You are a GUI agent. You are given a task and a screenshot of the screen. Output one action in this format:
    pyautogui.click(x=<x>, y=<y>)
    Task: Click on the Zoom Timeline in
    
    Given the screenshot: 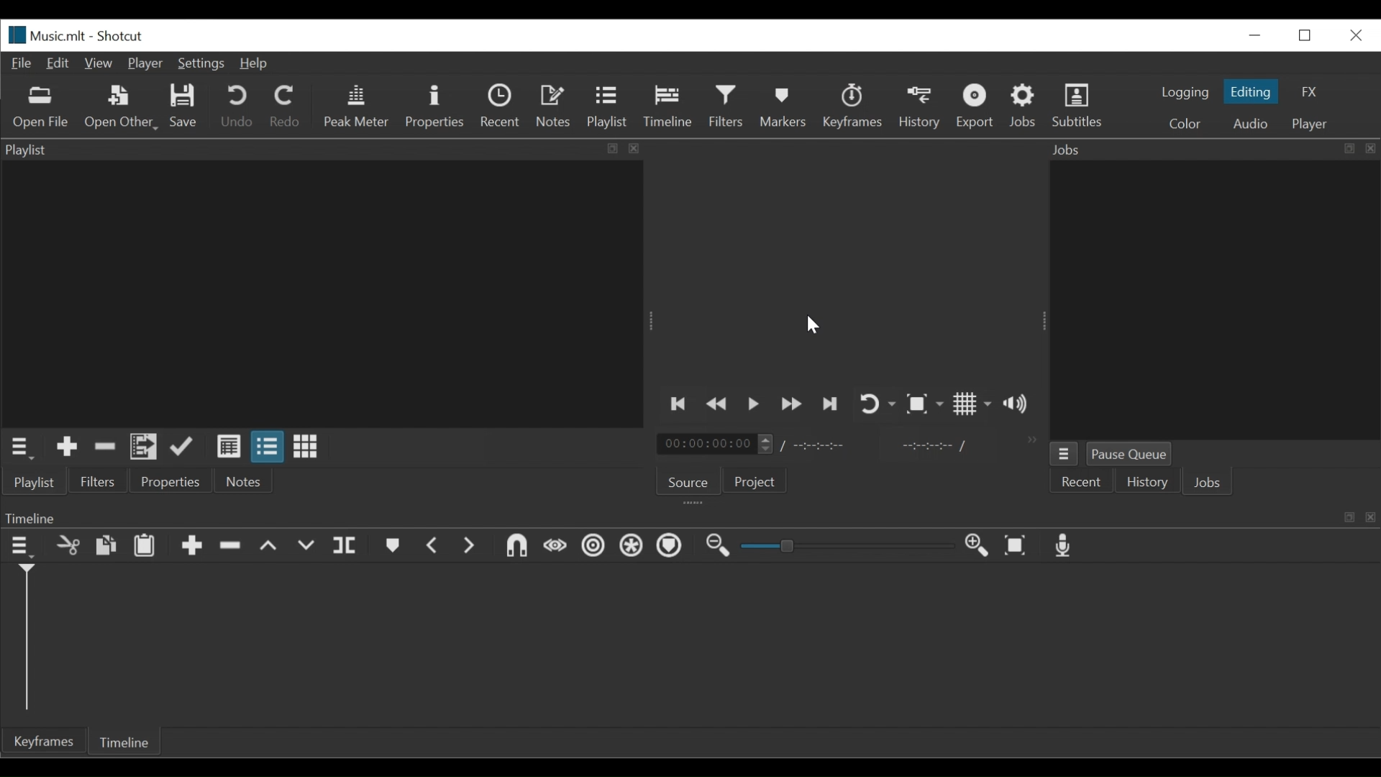 What is the action you would take?
    pyautogui.click(x=980, y=546)
    